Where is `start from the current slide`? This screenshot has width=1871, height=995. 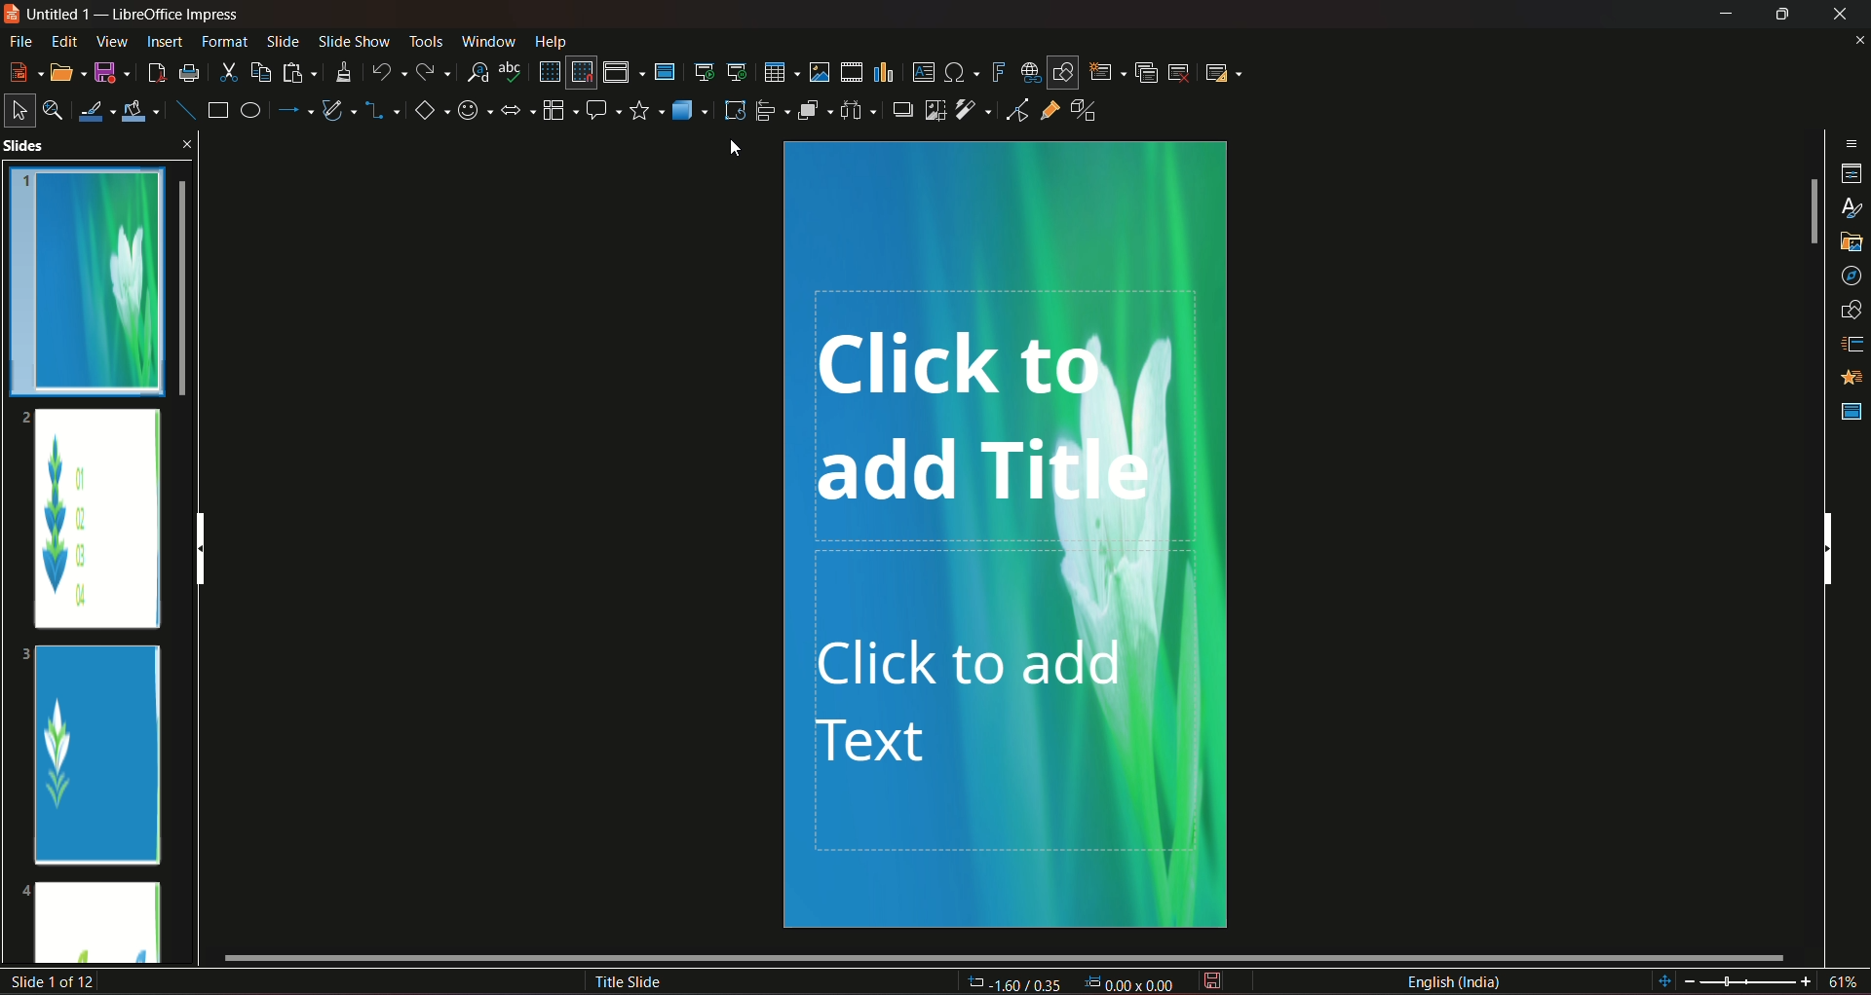
start from the current slide is located at coordinates (738, 70).